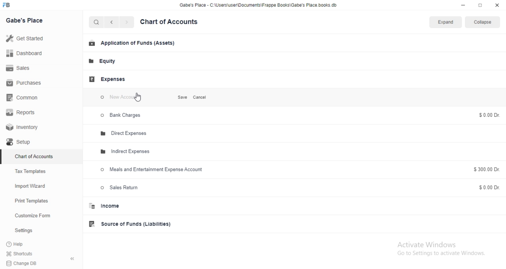 The image size is (506, 269). What do you see at coordinates (154, 170) in the screenshot?
I see ` Meals and Entertainment Expense Account` at bounding box center [154, 170].